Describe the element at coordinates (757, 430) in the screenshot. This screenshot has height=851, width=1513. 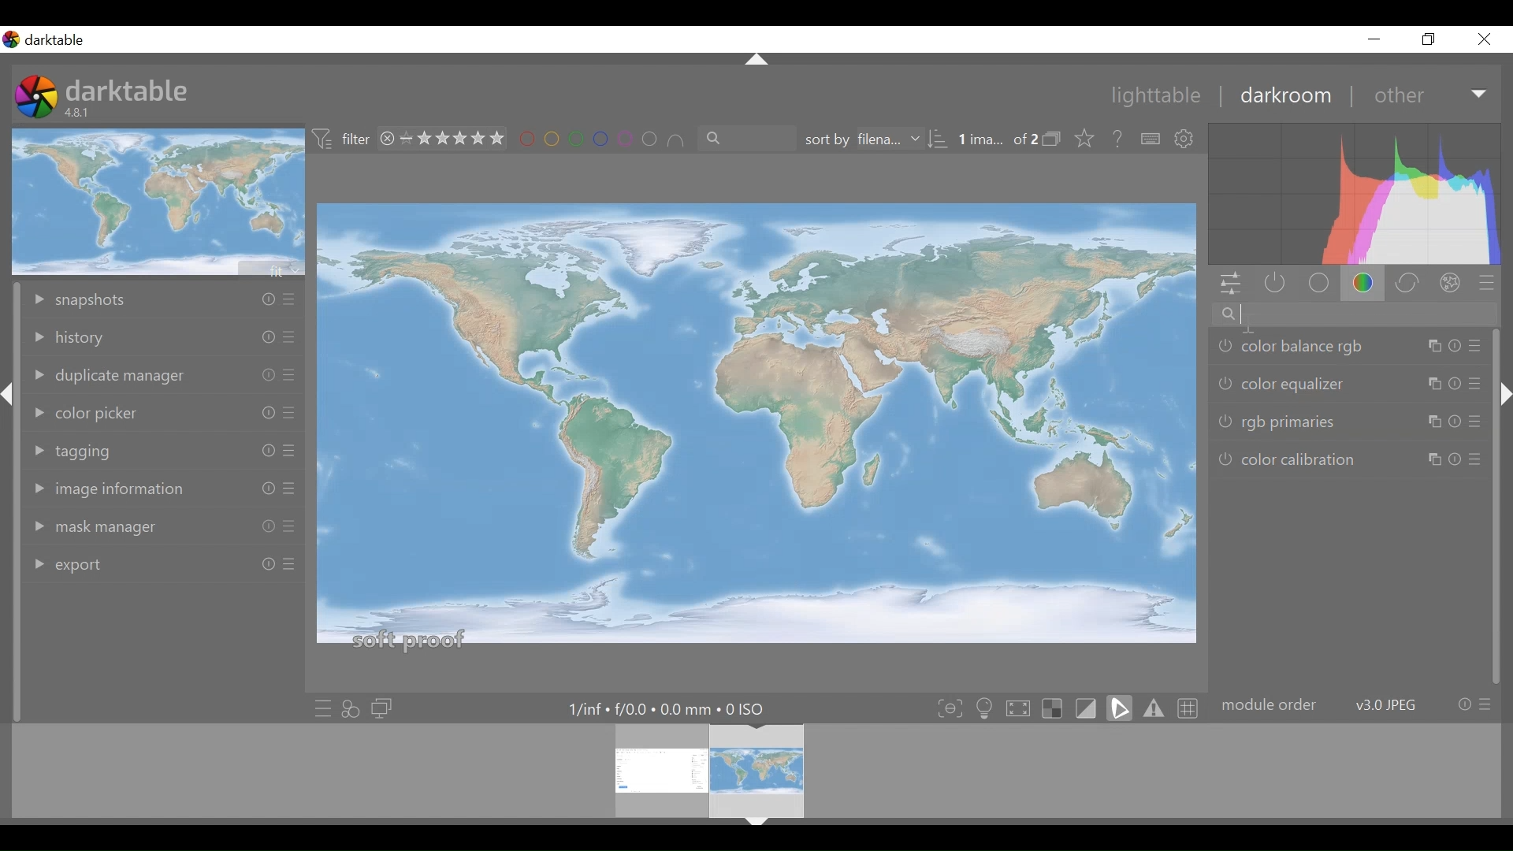
I see `main editing area` at that location.